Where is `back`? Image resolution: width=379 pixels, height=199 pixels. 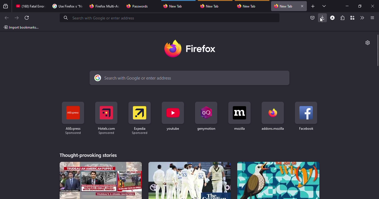
back is located at coordinates (6, 18).